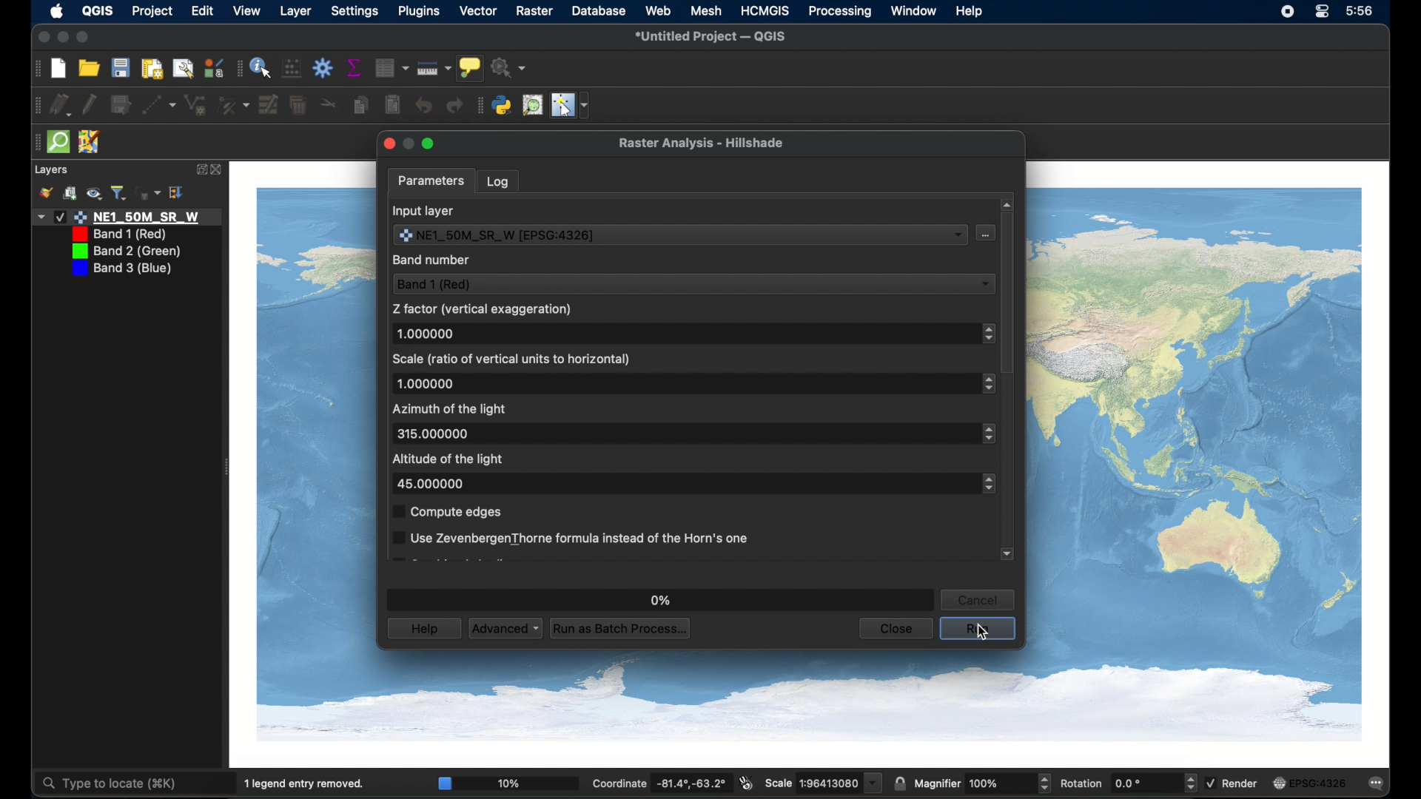 This screenshot has height=799, width=1421. I want to click on stepper buttons, so click(987, 334).